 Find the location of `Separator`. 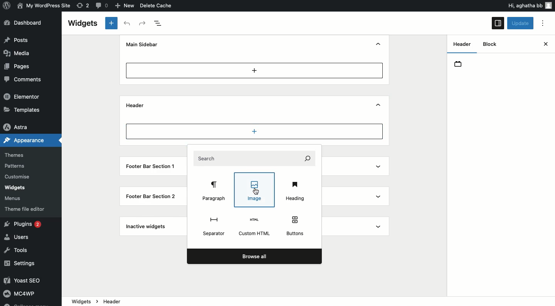

Separator is located at coordinates (214, 227).